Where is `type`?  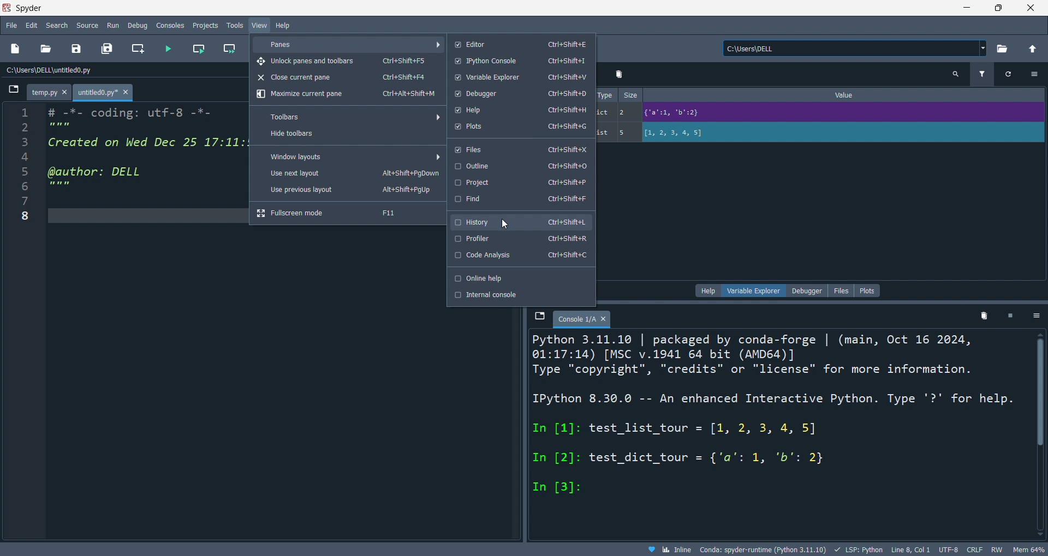 type is located at coordinates (605, 94).